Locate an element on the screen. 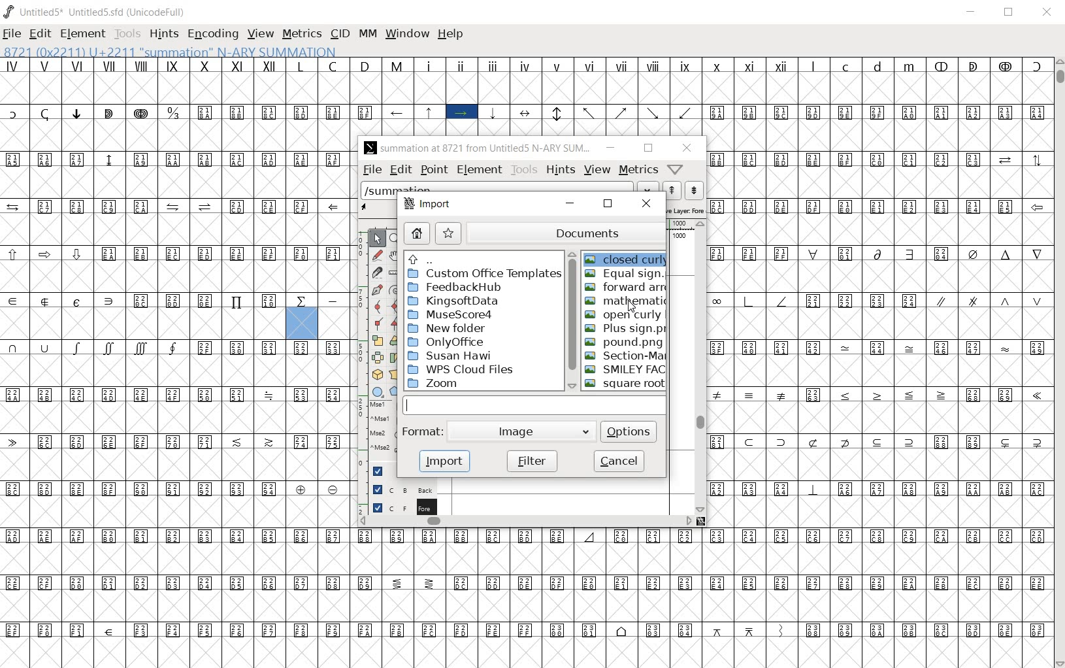  OnlyOffice is located at coordinates (446, 342).